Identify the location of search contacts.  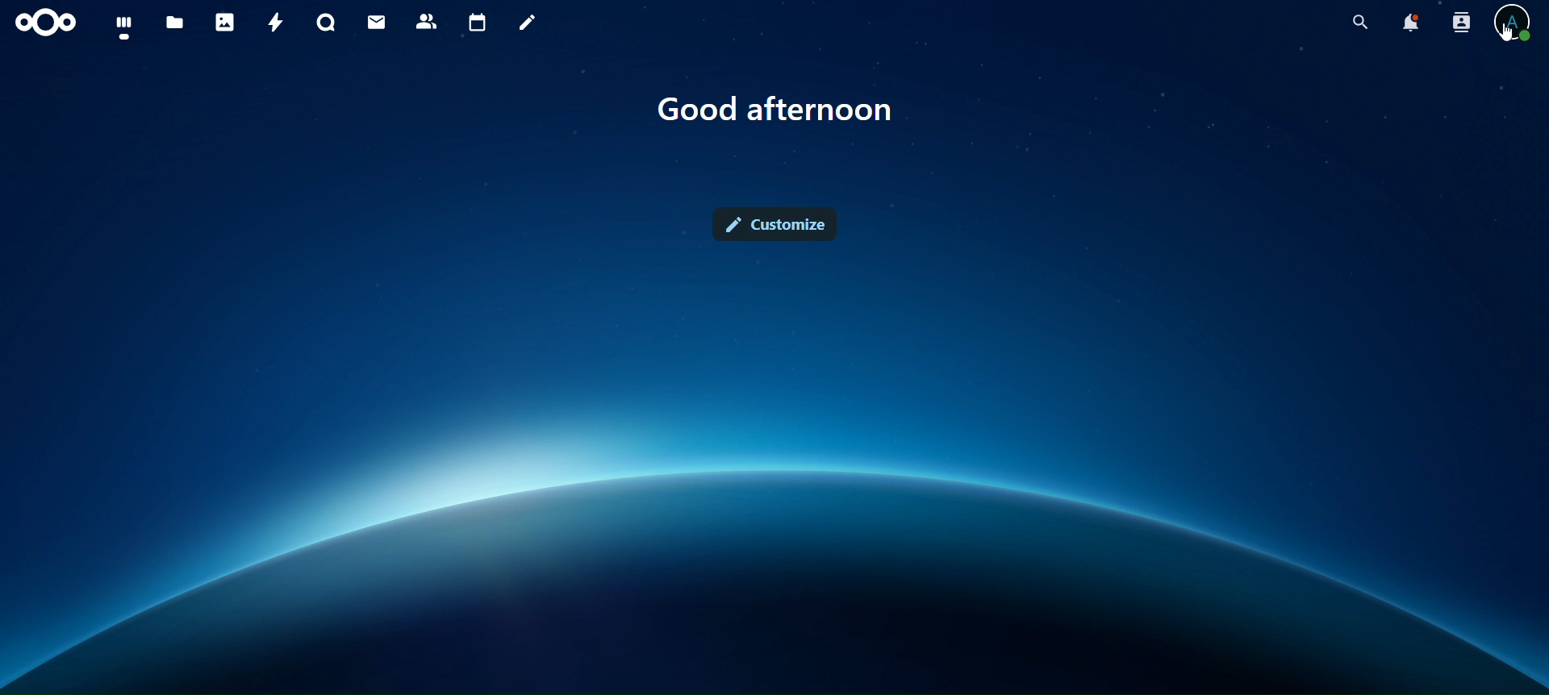
(1459, 23).